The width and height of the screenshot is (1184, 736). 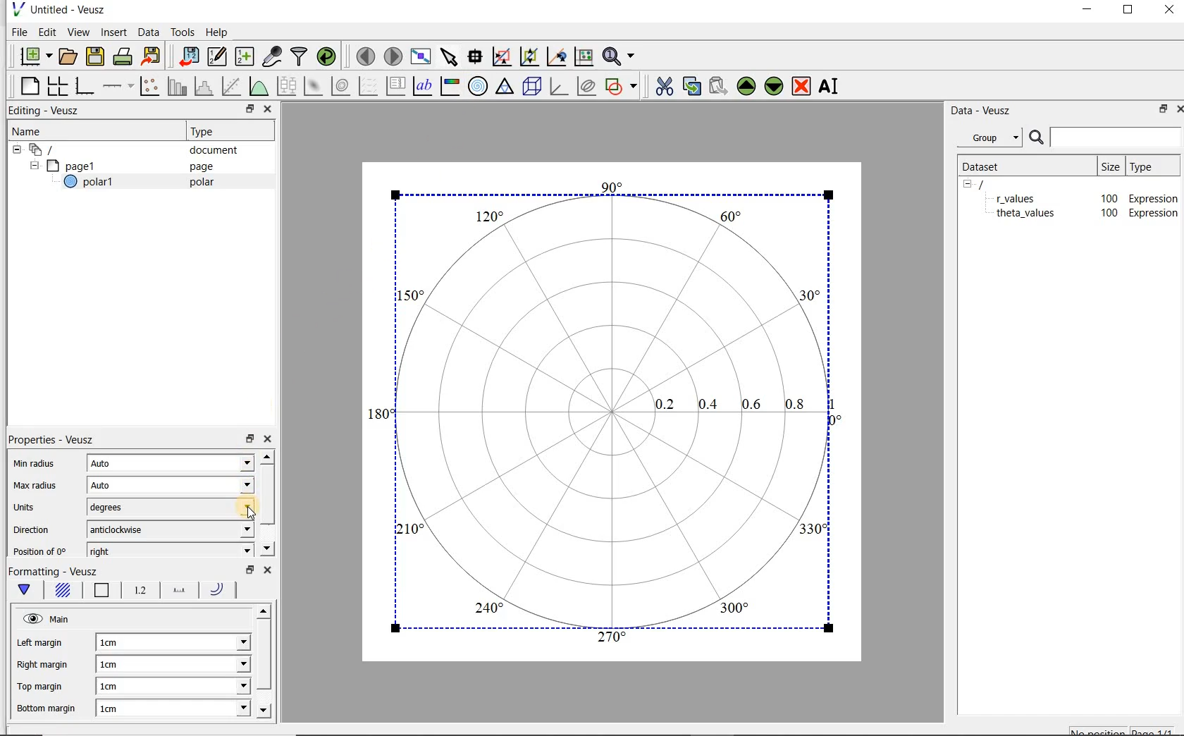 I want to click on page, so click(x=198, y=166).